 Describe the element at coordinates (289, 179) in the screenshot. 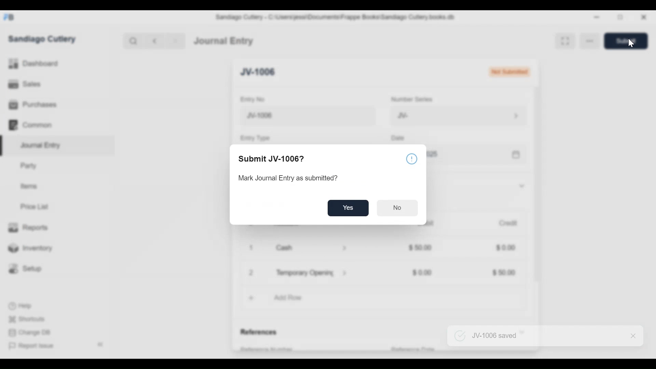

I see `Mark Journal Entry as submitted?` at that location.